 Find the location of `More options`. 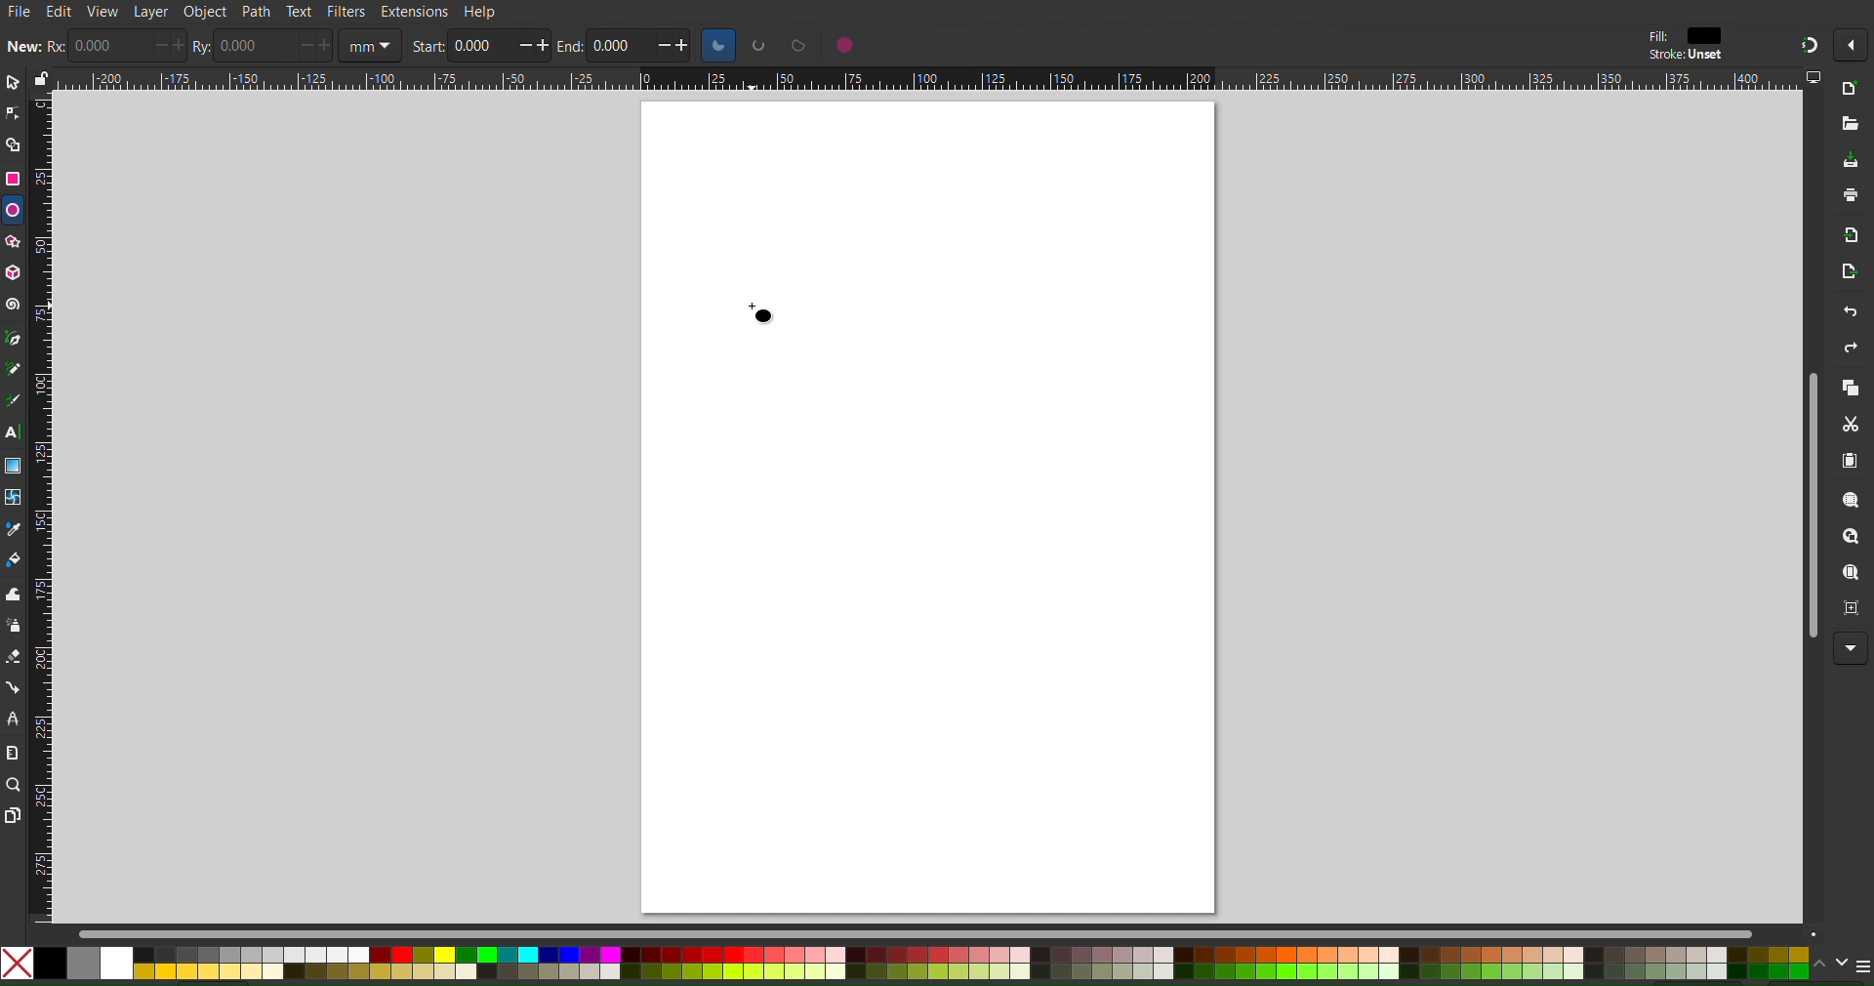

More options is located at coordinates (1852, 47).